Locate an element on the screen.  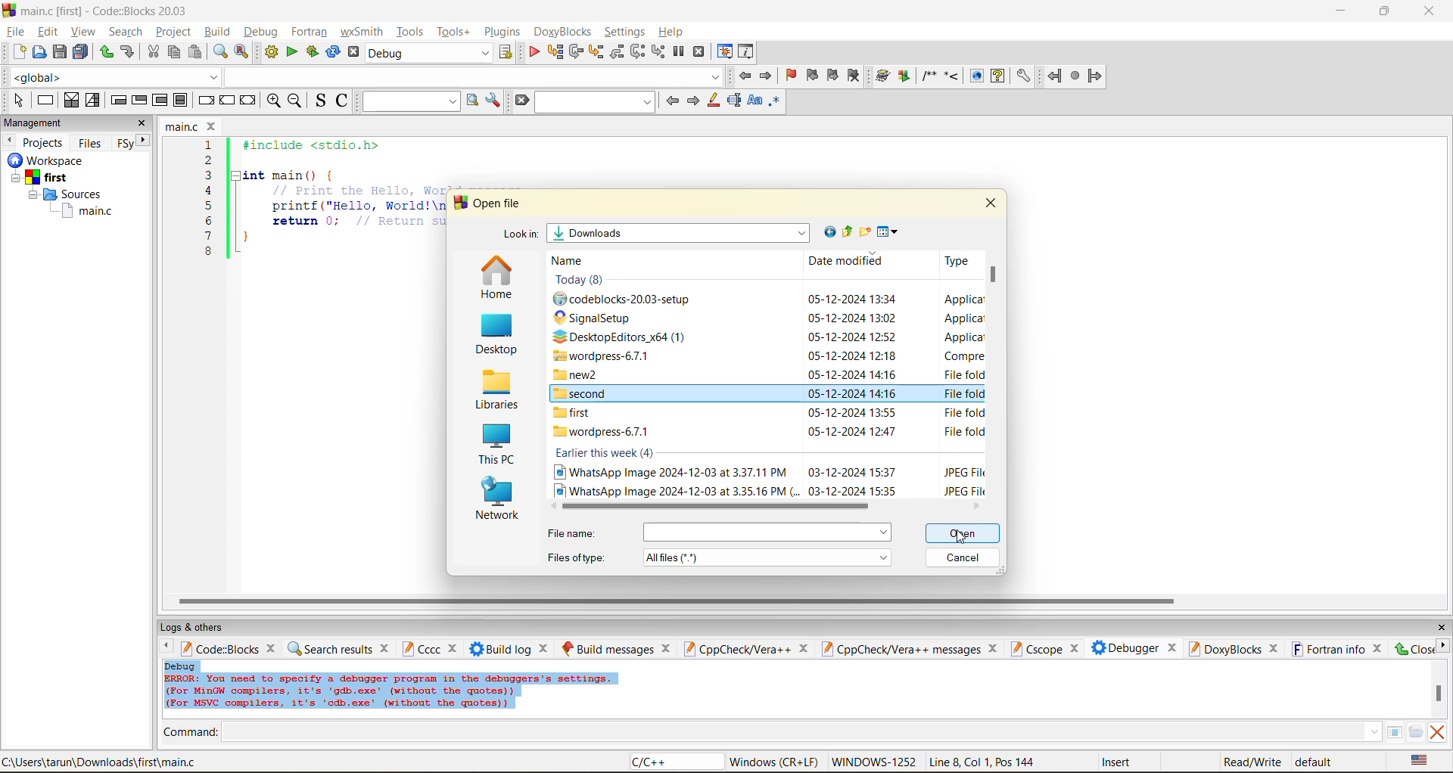
tables is located at coordinates (1394, 731).